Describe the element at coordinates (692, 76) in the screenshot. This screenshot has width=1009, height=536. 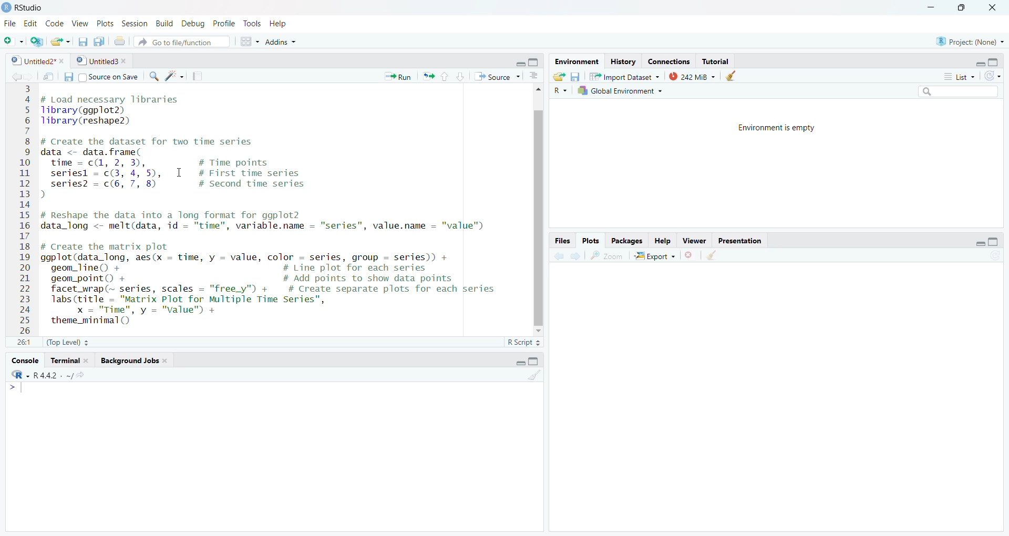
I see `242miB` at that location.